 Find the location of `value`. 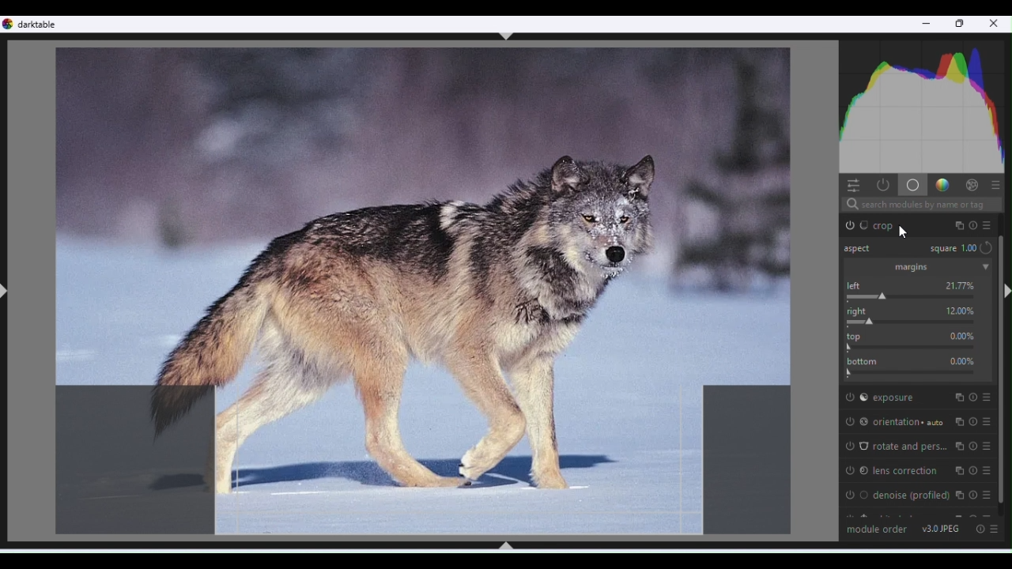

value is located at coordinates (961, 309).